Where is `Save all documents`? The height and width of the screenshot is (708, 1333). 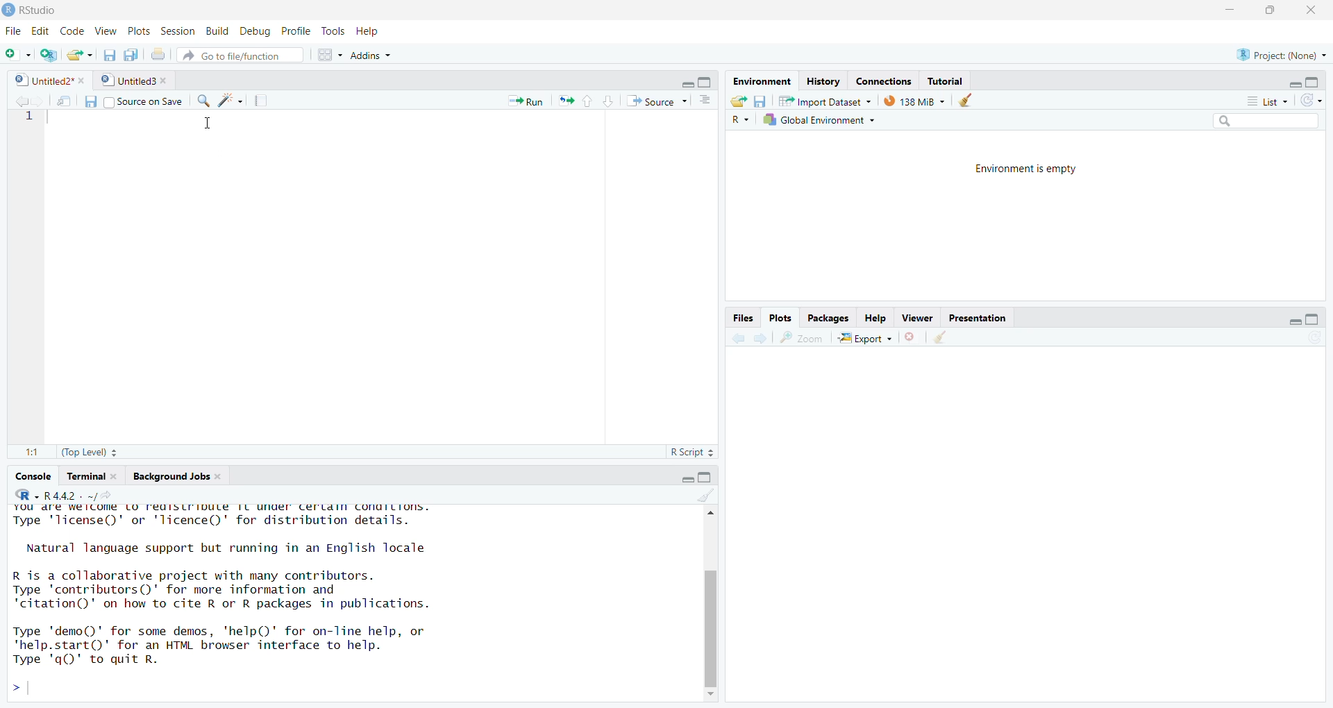 Save all documents is located at coordinates (134, 54).